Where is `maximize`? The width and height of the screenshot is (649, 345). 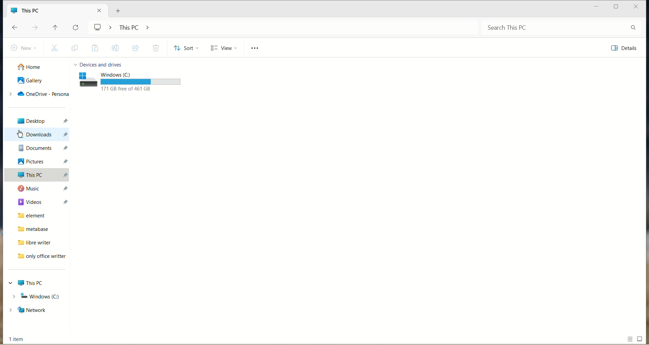
maximize is located at coordinates (616, 8).